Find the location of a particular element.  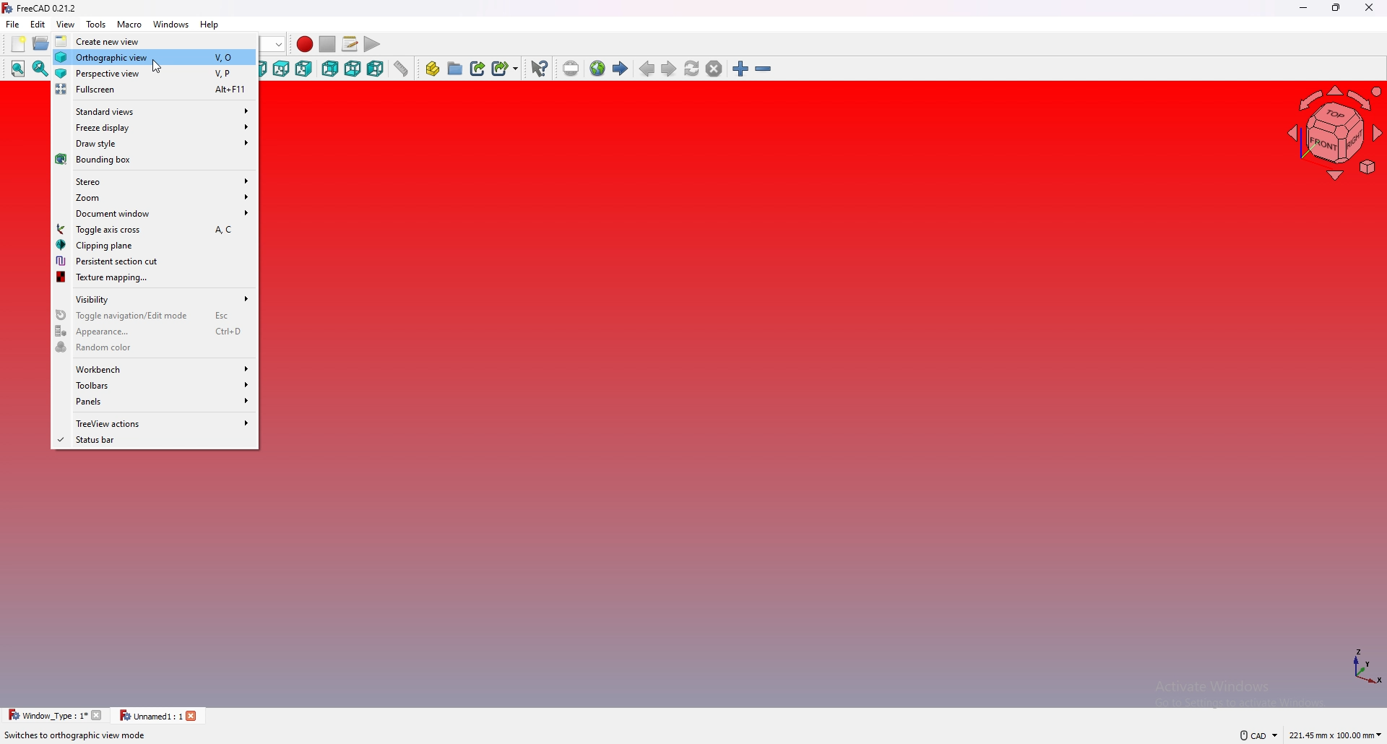

start page is located at coordinates (620, 68).